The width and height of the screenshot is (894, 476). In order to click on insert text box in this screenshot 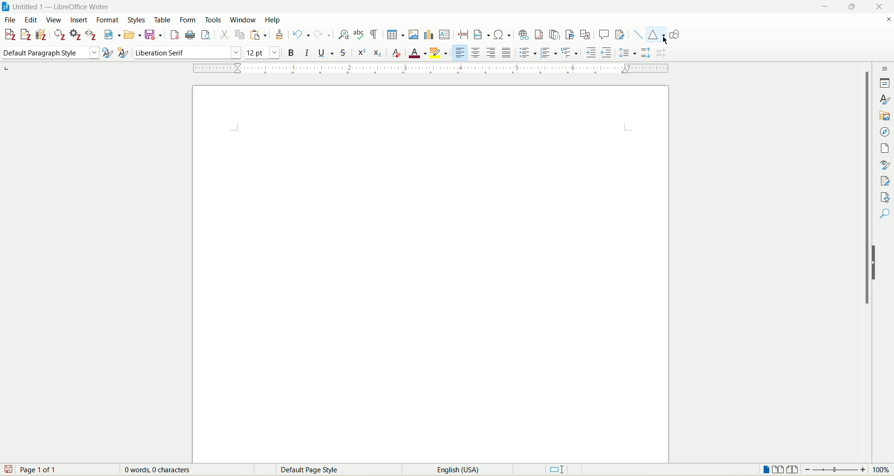, I will do `click(445, 34)`.